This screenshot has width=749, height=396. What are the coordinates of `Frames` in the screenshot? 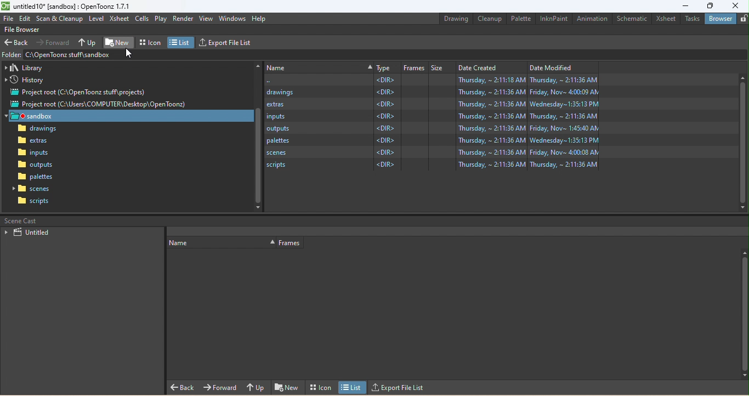 It's located at (415, 68).